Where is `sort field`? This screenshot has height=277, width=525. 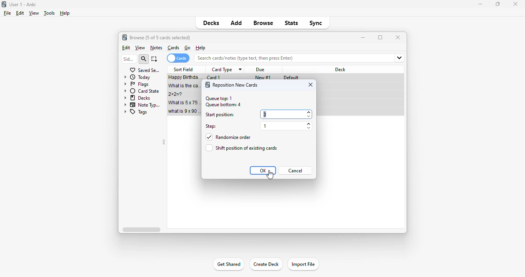
sort field is located at coordinates (183, 69).